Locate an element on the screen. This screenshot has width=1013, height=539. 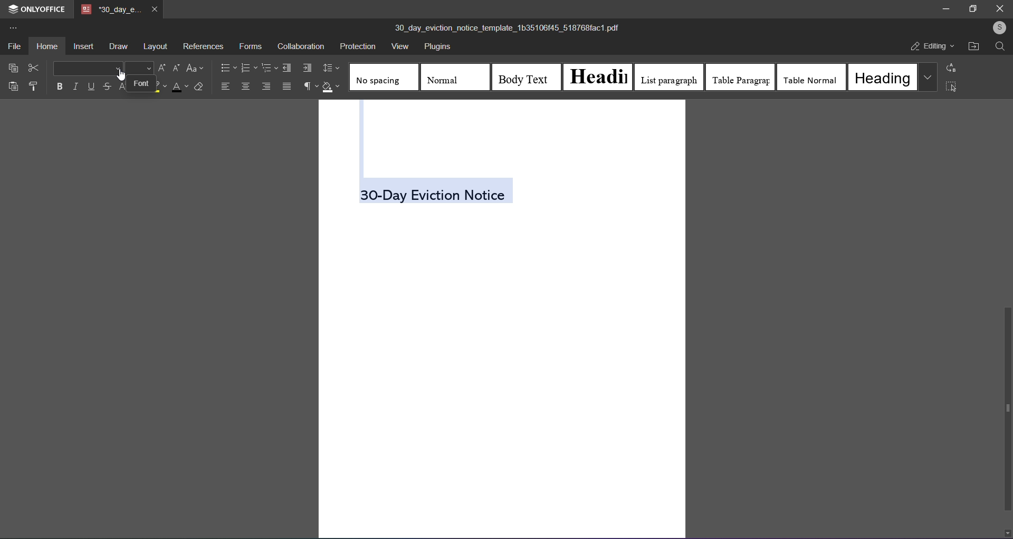
close is located at coordinates (1000, 9).